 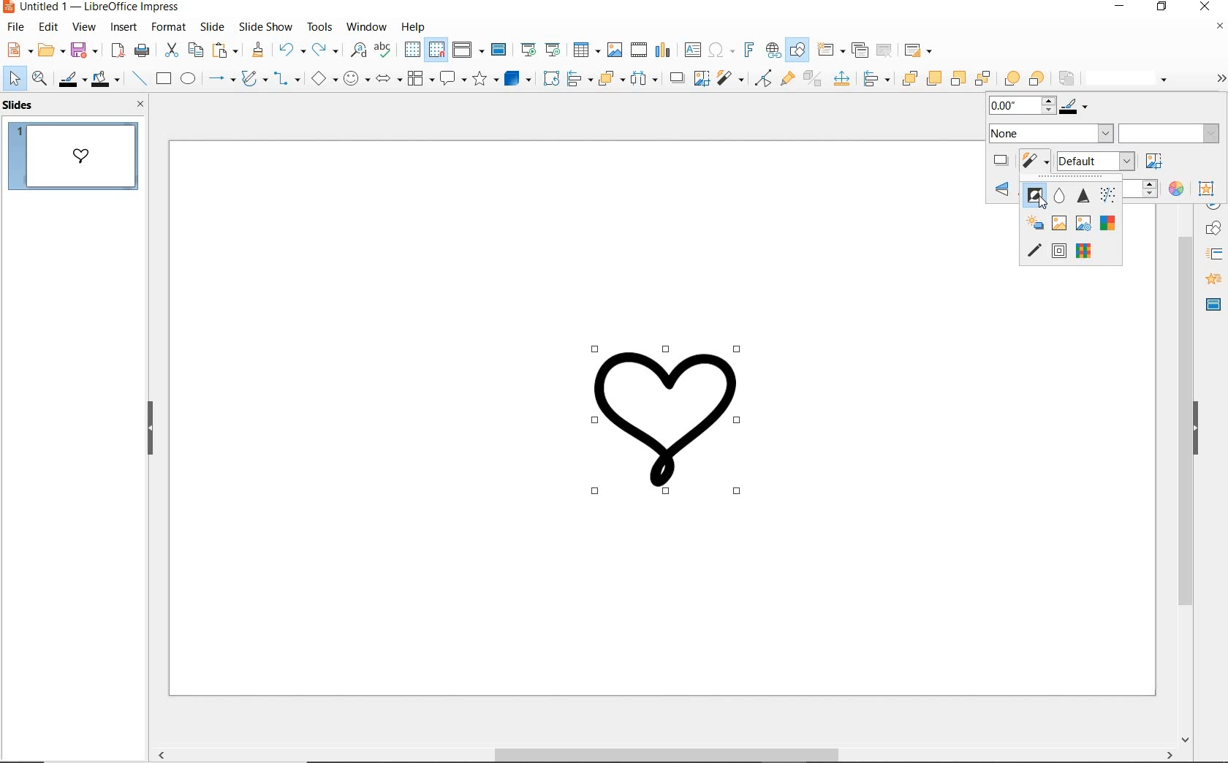 I want to click on bring forward, so click(x=931, y=77).